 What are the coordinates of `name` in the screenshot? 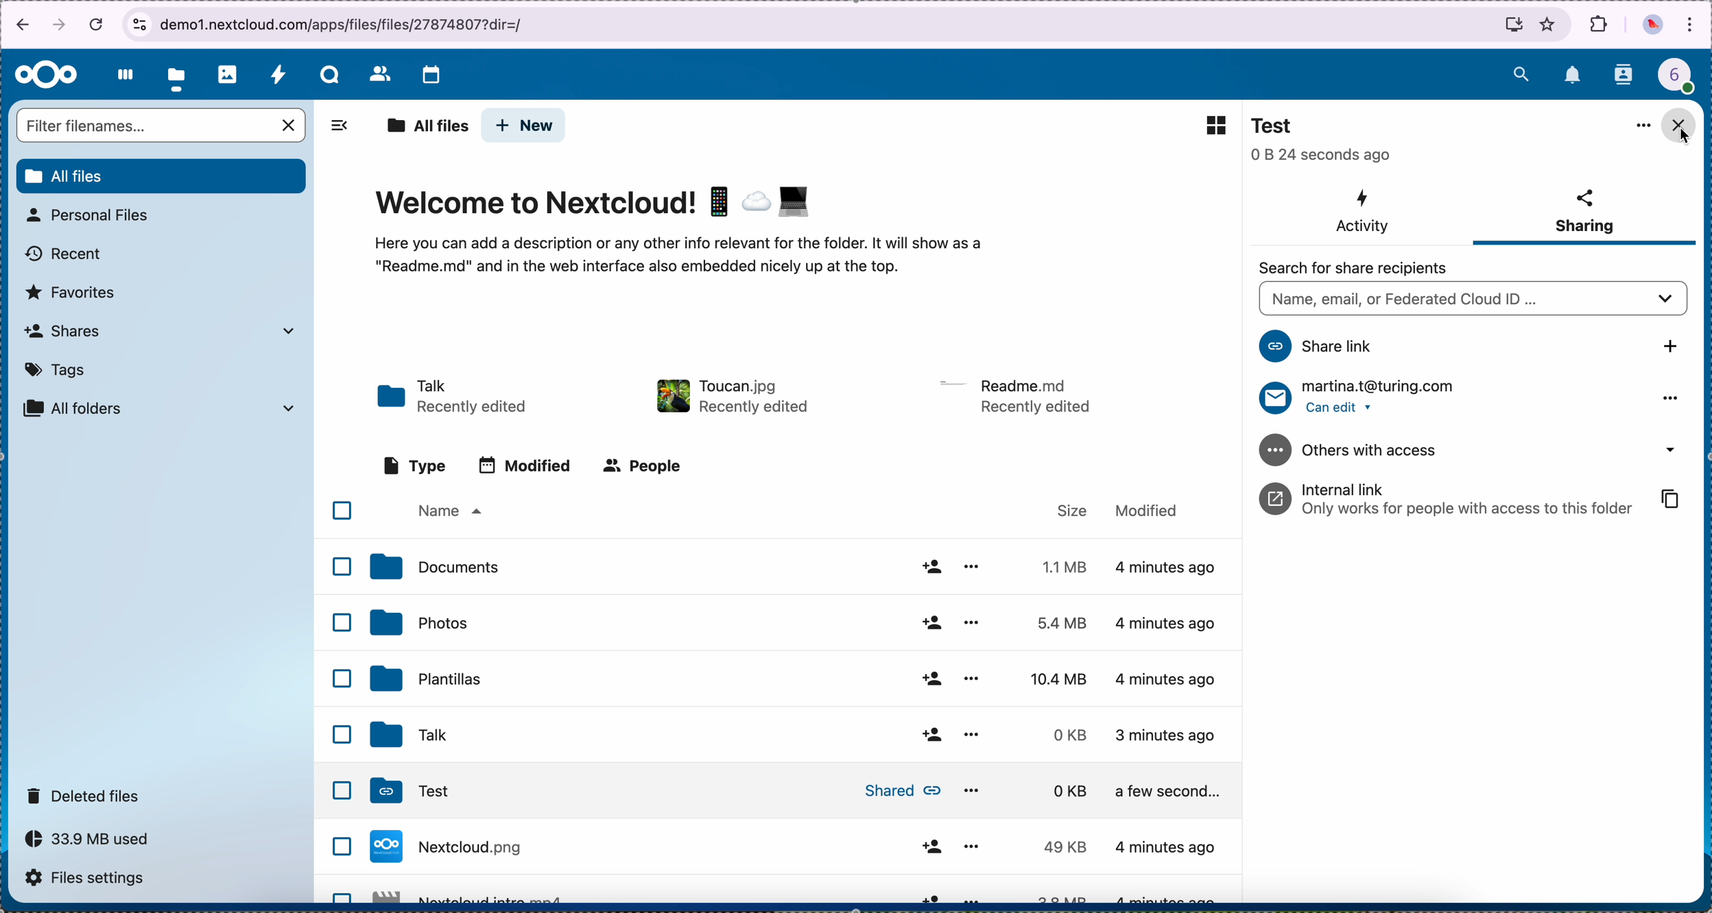 It's located at (448, 512).